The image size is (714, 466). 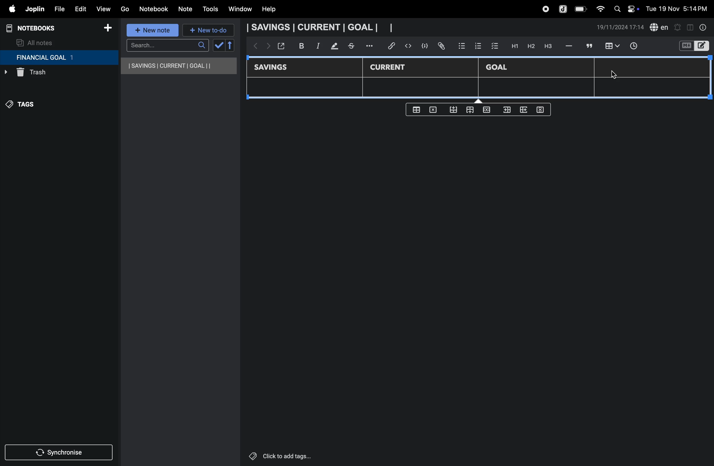 I want to click on delete, so click(x=435, y=109).